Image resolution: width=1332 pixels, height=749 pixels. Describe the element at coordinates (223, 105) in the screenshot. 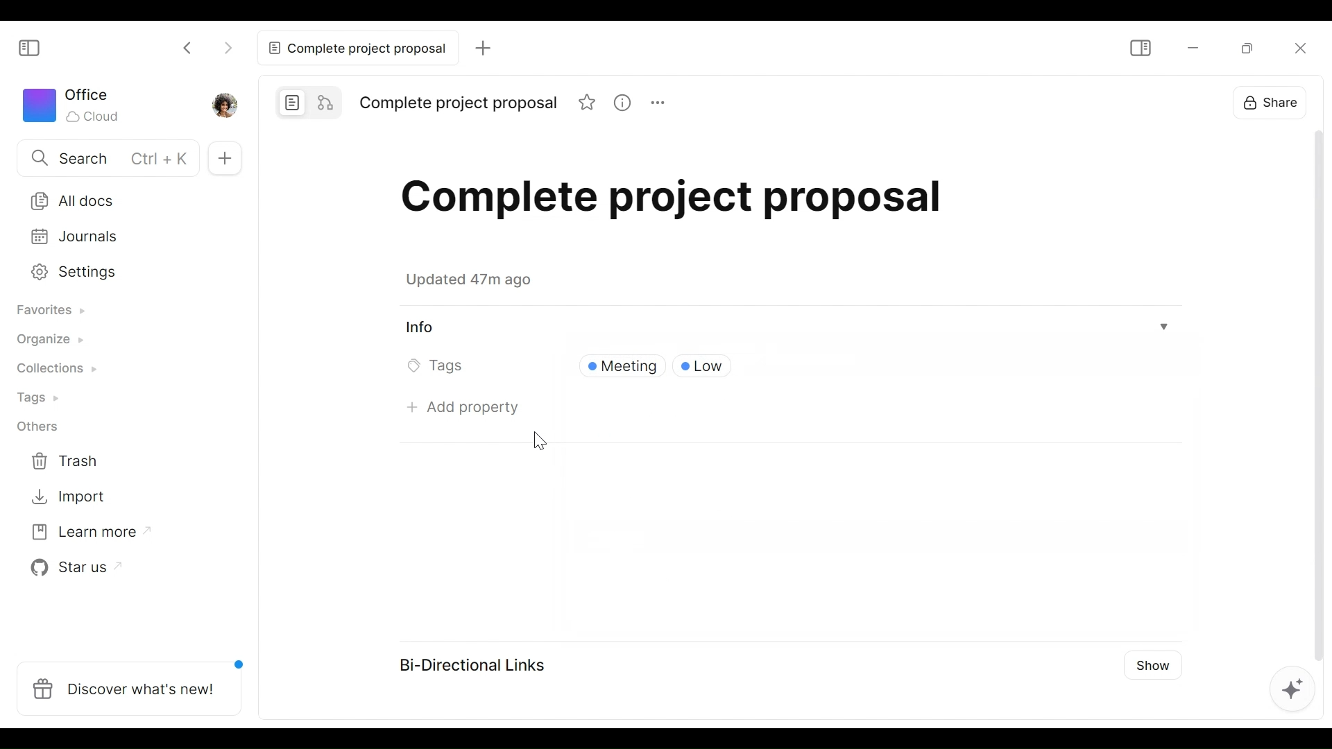

I see `Profile photo` at that location.